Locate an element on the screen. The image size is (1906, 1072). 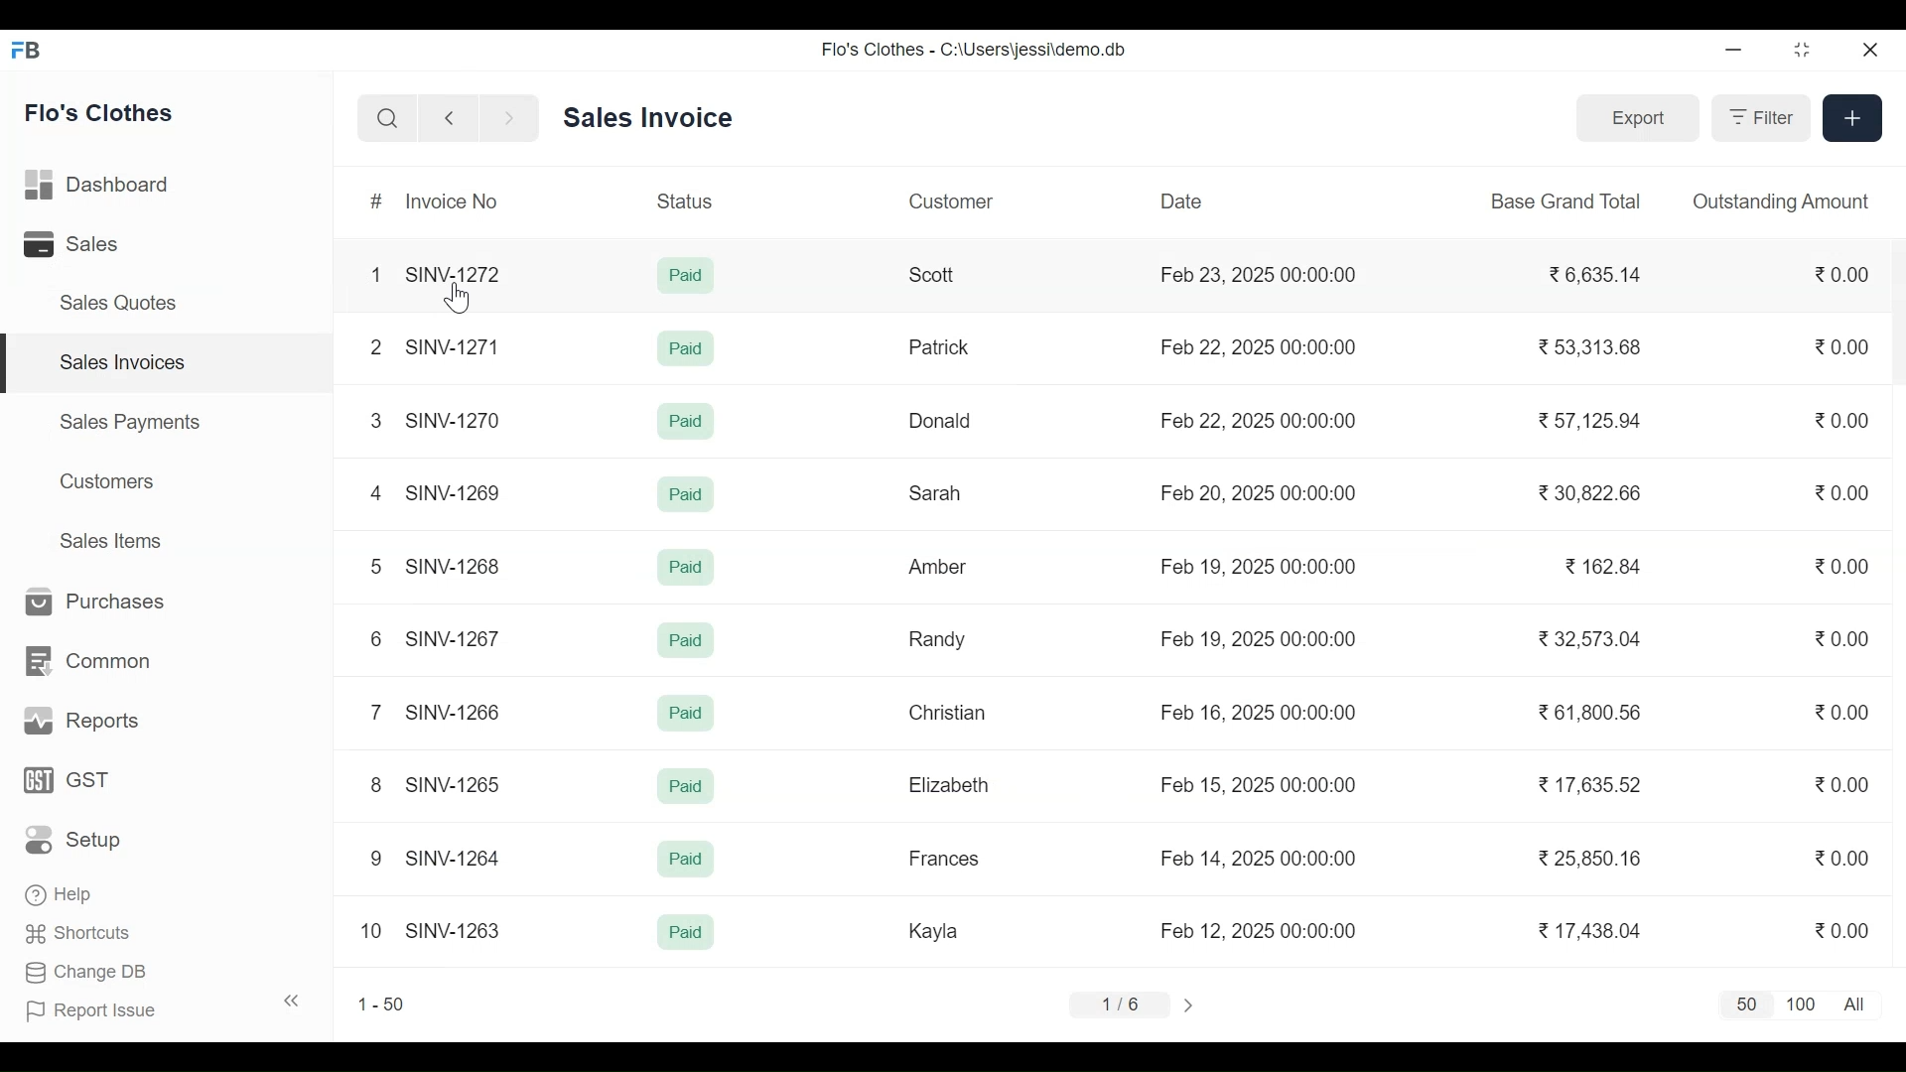
Customers is located at coordinates (107, 482).